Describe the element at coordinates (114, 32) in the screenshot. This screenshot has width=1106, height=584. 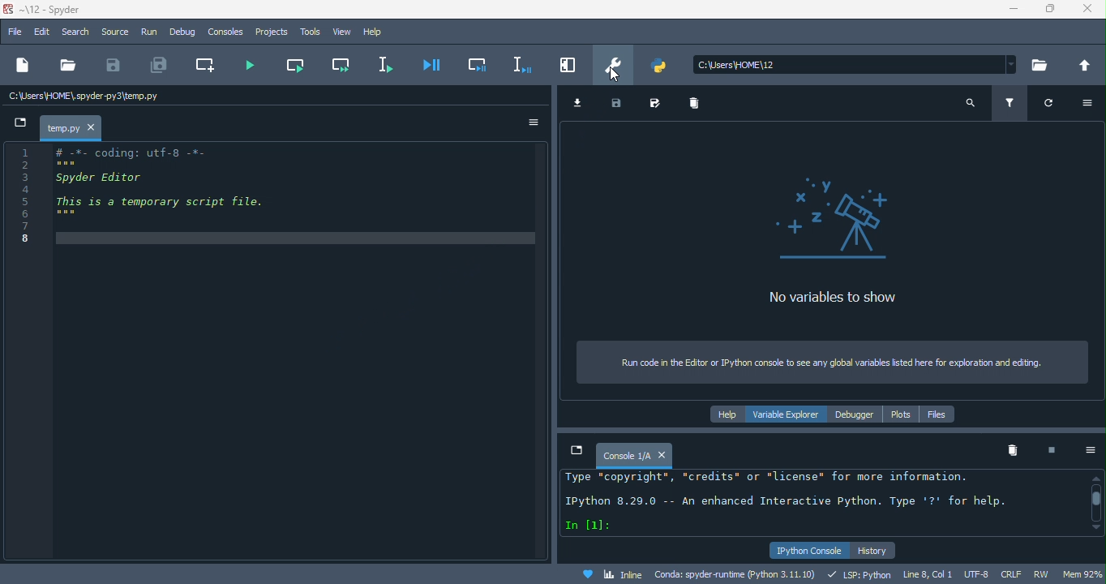
I see `source` at that location.